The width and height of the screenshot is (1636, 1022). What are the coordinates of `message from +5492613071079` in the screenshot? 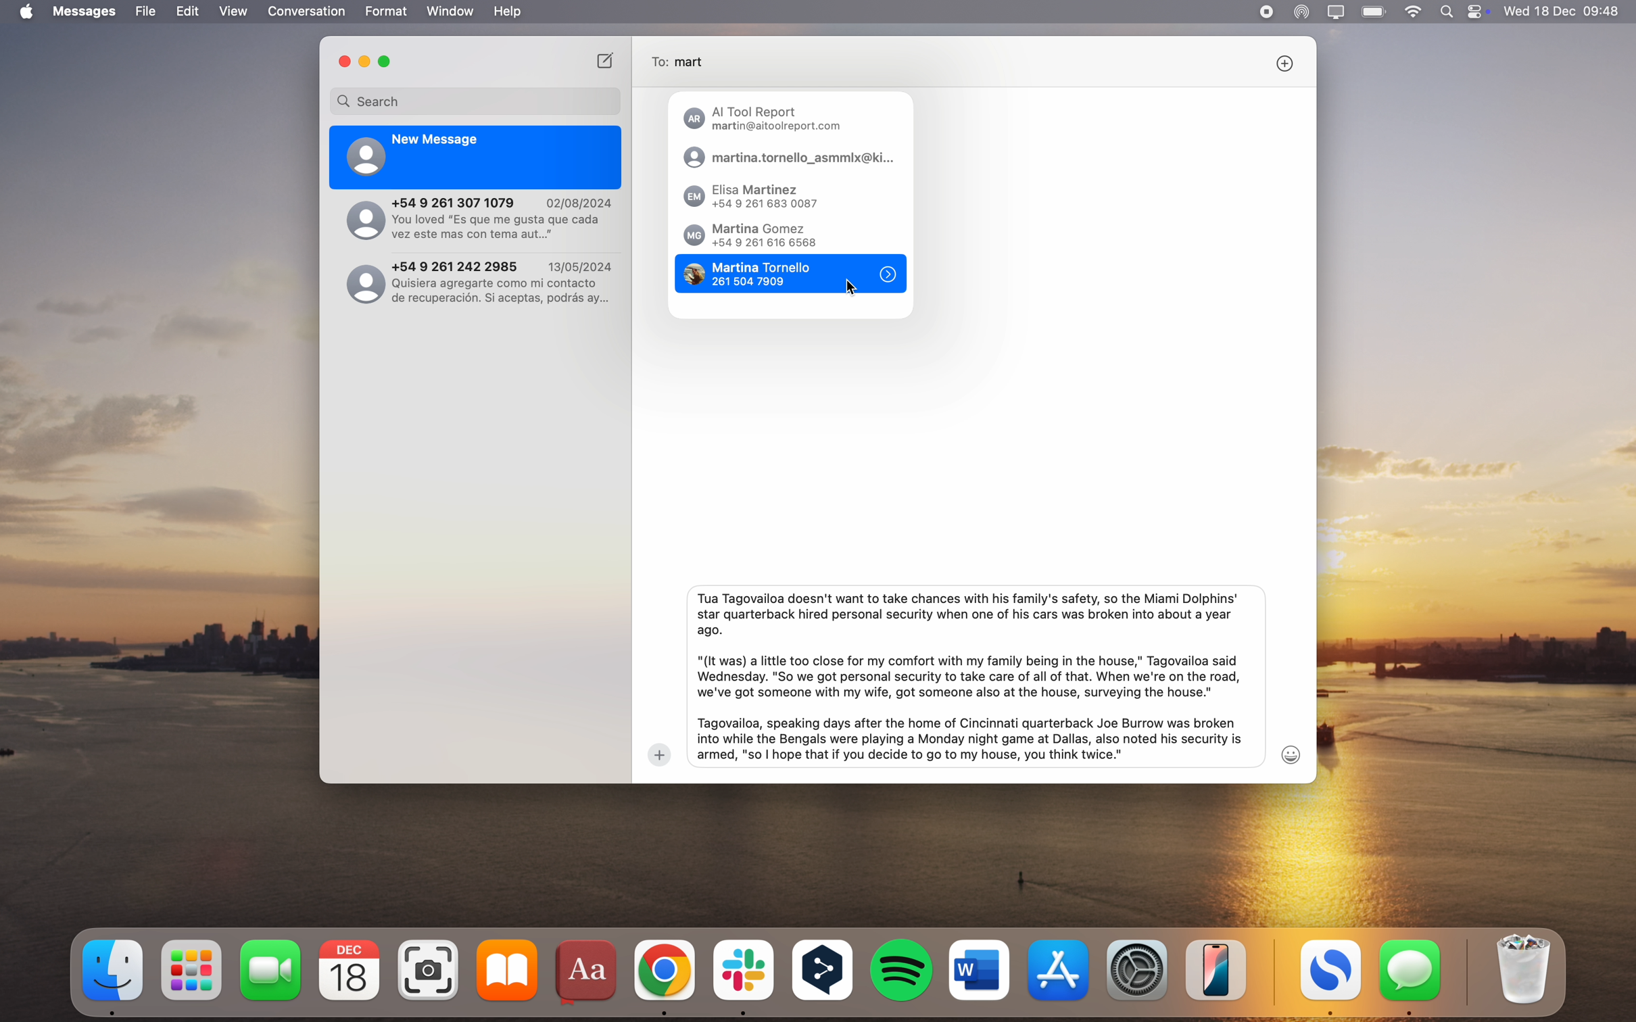 It's located at (479, 220).